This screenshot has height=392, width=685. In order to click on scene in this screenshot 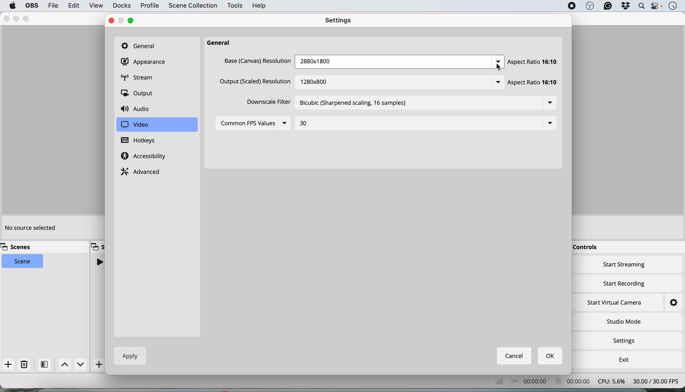, I will do `click(23, 262)`.